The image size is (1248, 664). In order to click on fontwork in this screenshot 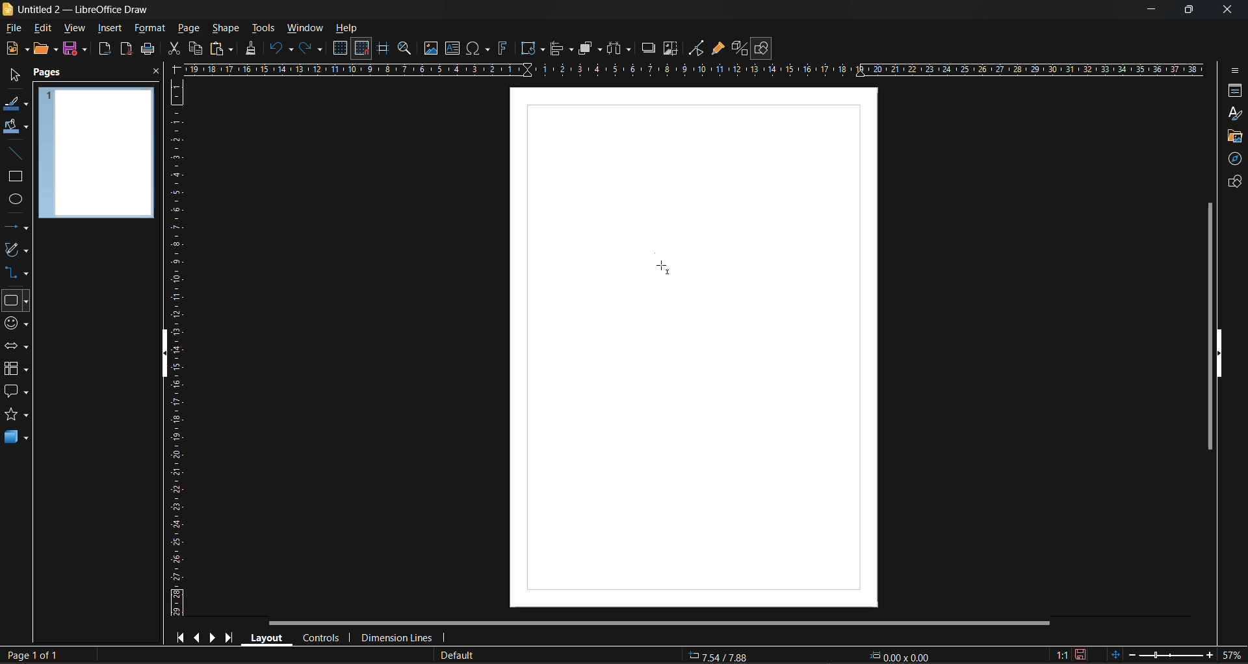, I will do `click(505, 47)`.